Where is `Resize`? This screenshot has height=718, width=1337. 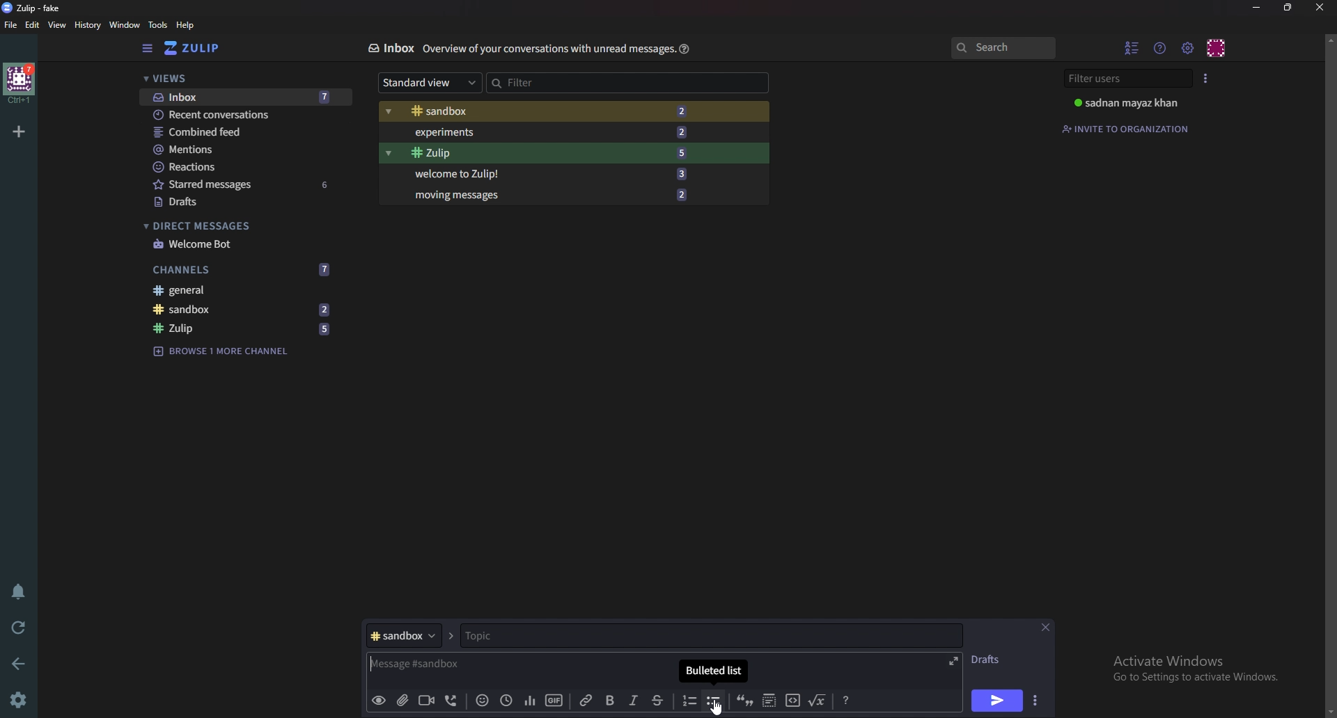 Resize is located at coordinates (1290, 7).